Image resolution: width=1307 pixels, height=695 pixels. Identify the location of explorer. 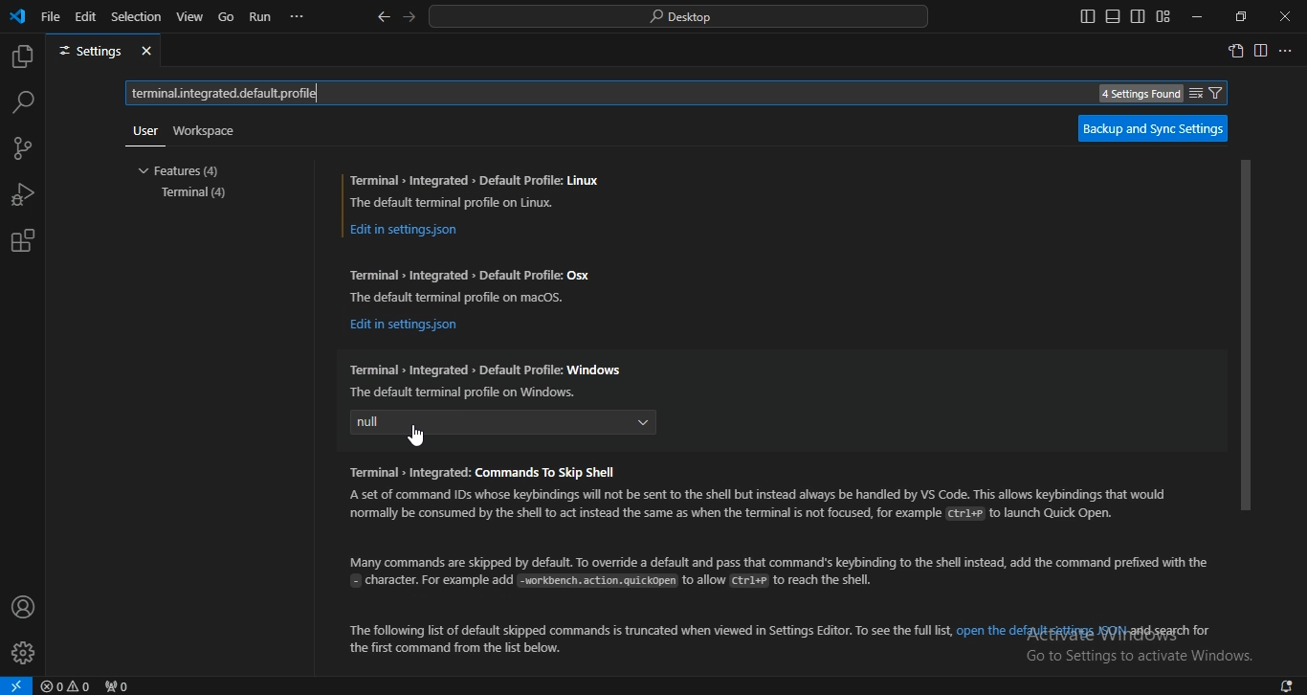
(23, 58).